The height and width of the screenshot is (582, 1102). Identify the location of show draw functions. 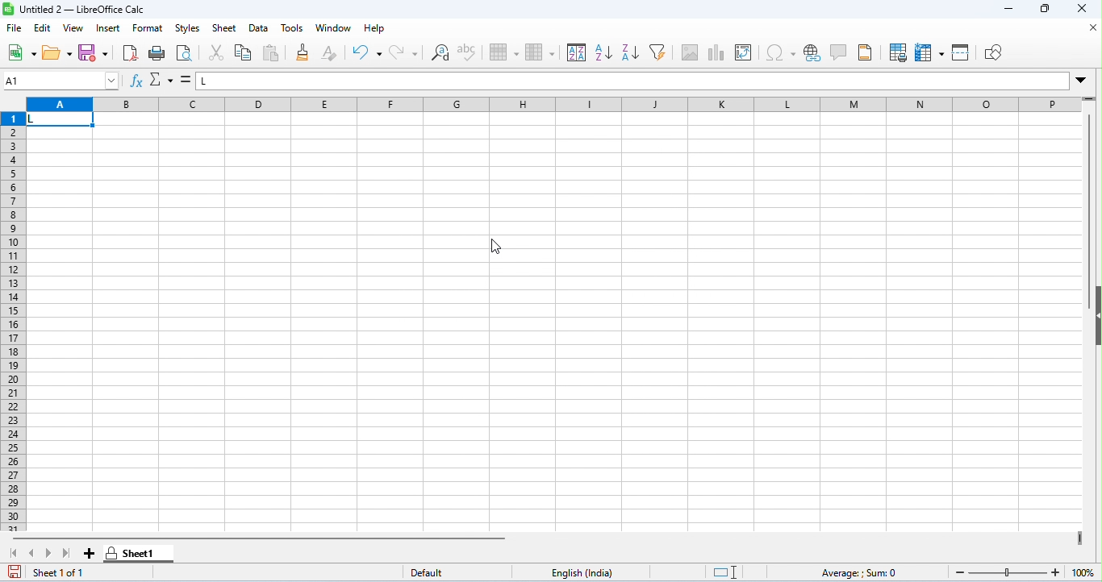
(996, 55).